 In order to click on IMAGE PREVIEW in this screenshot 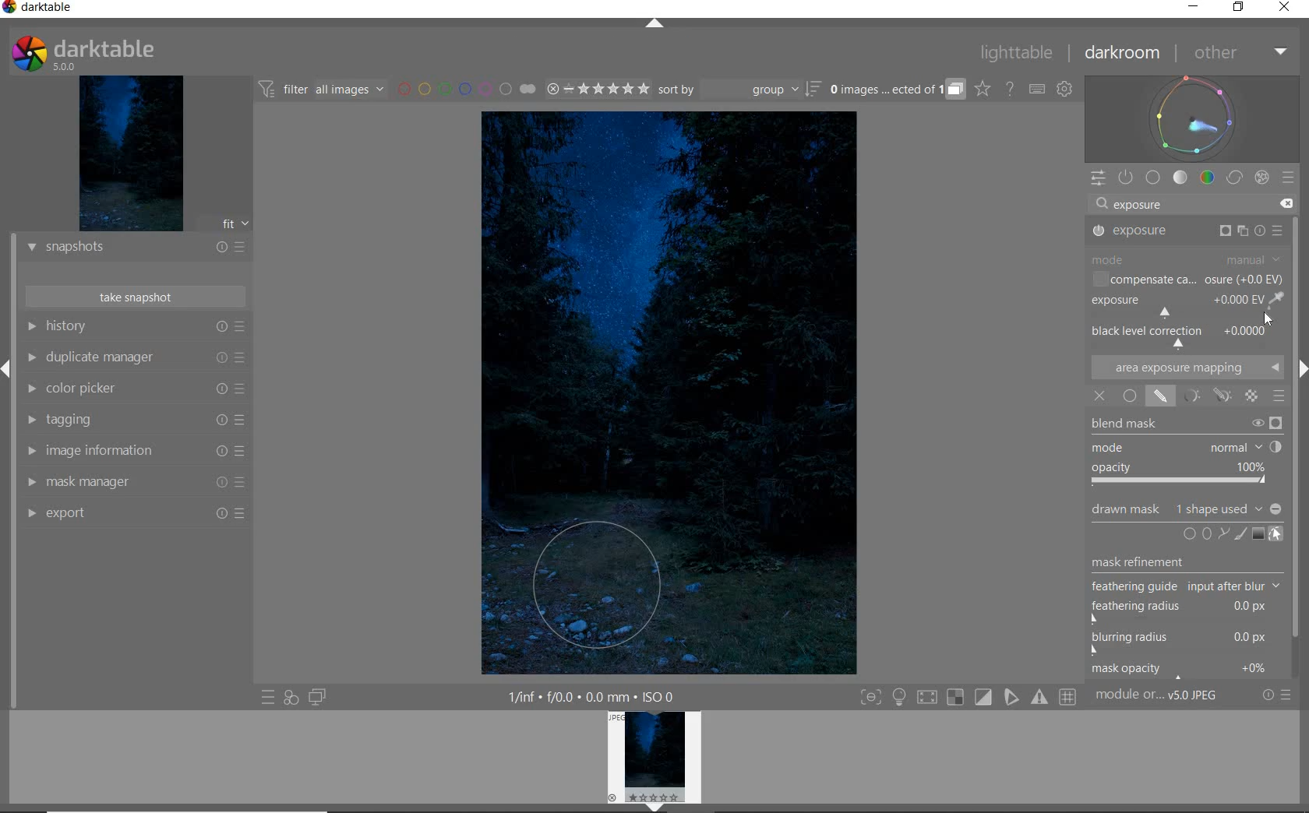, I will do `click(125, 153)`.